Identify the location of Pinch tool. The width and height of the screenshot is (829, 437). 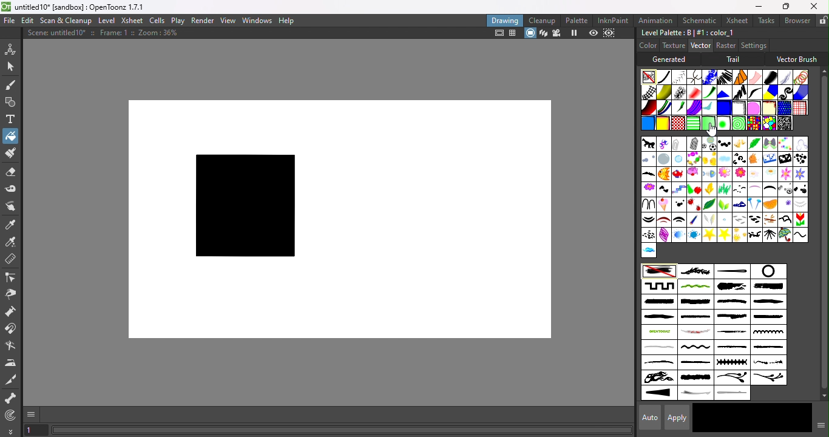
(13, 294).